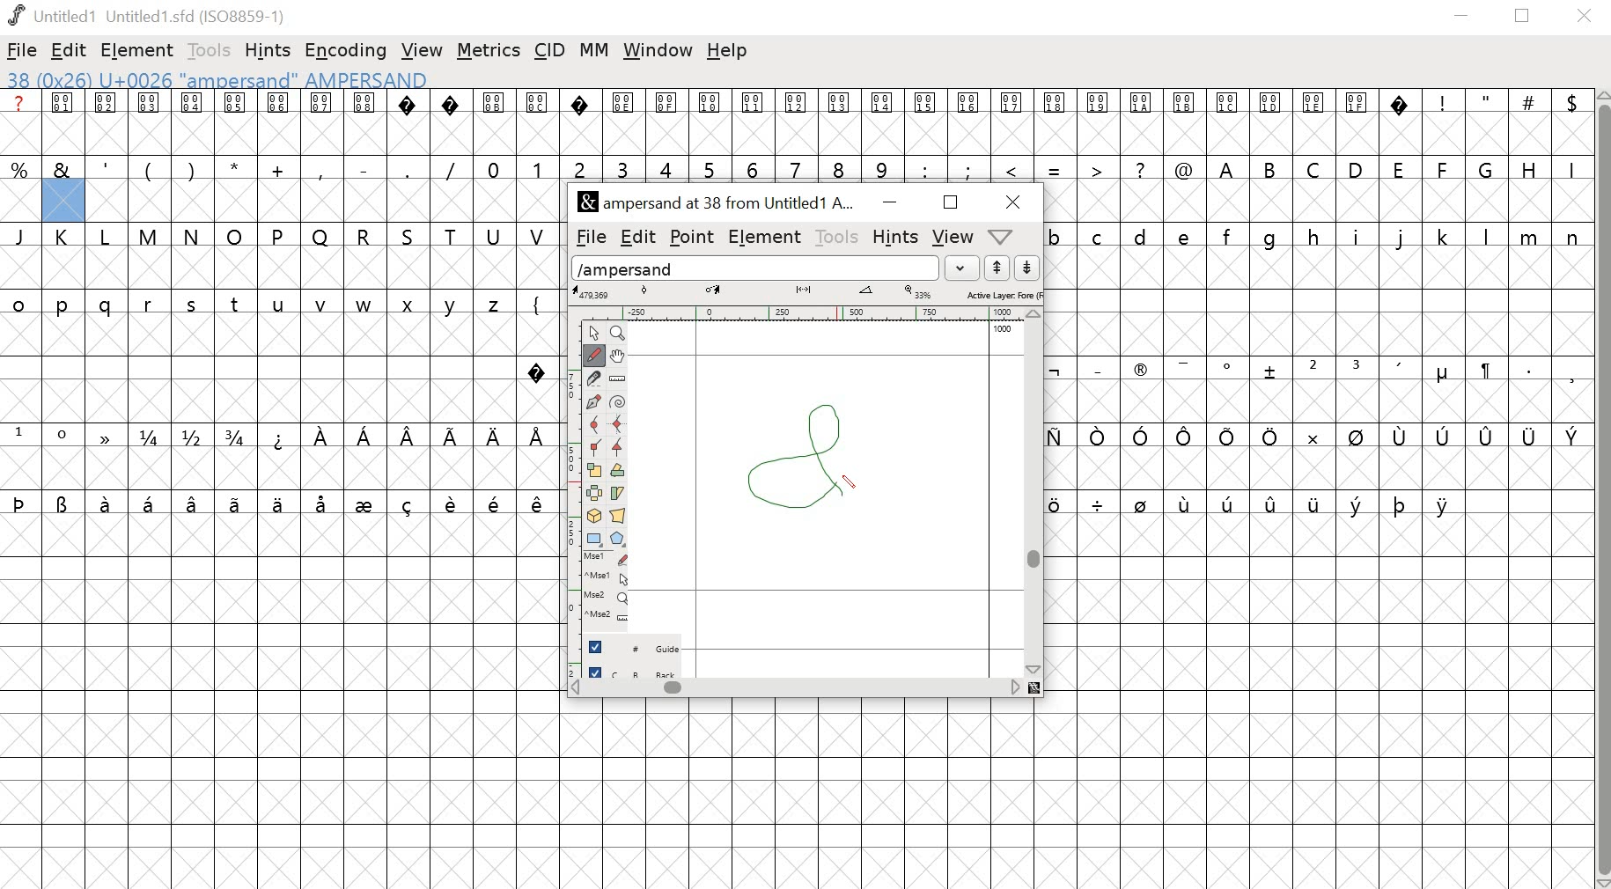  What do you see at coordinates (1571, 435) in the screenshot?
I see `symbol` at bounding box center [1571, 435].